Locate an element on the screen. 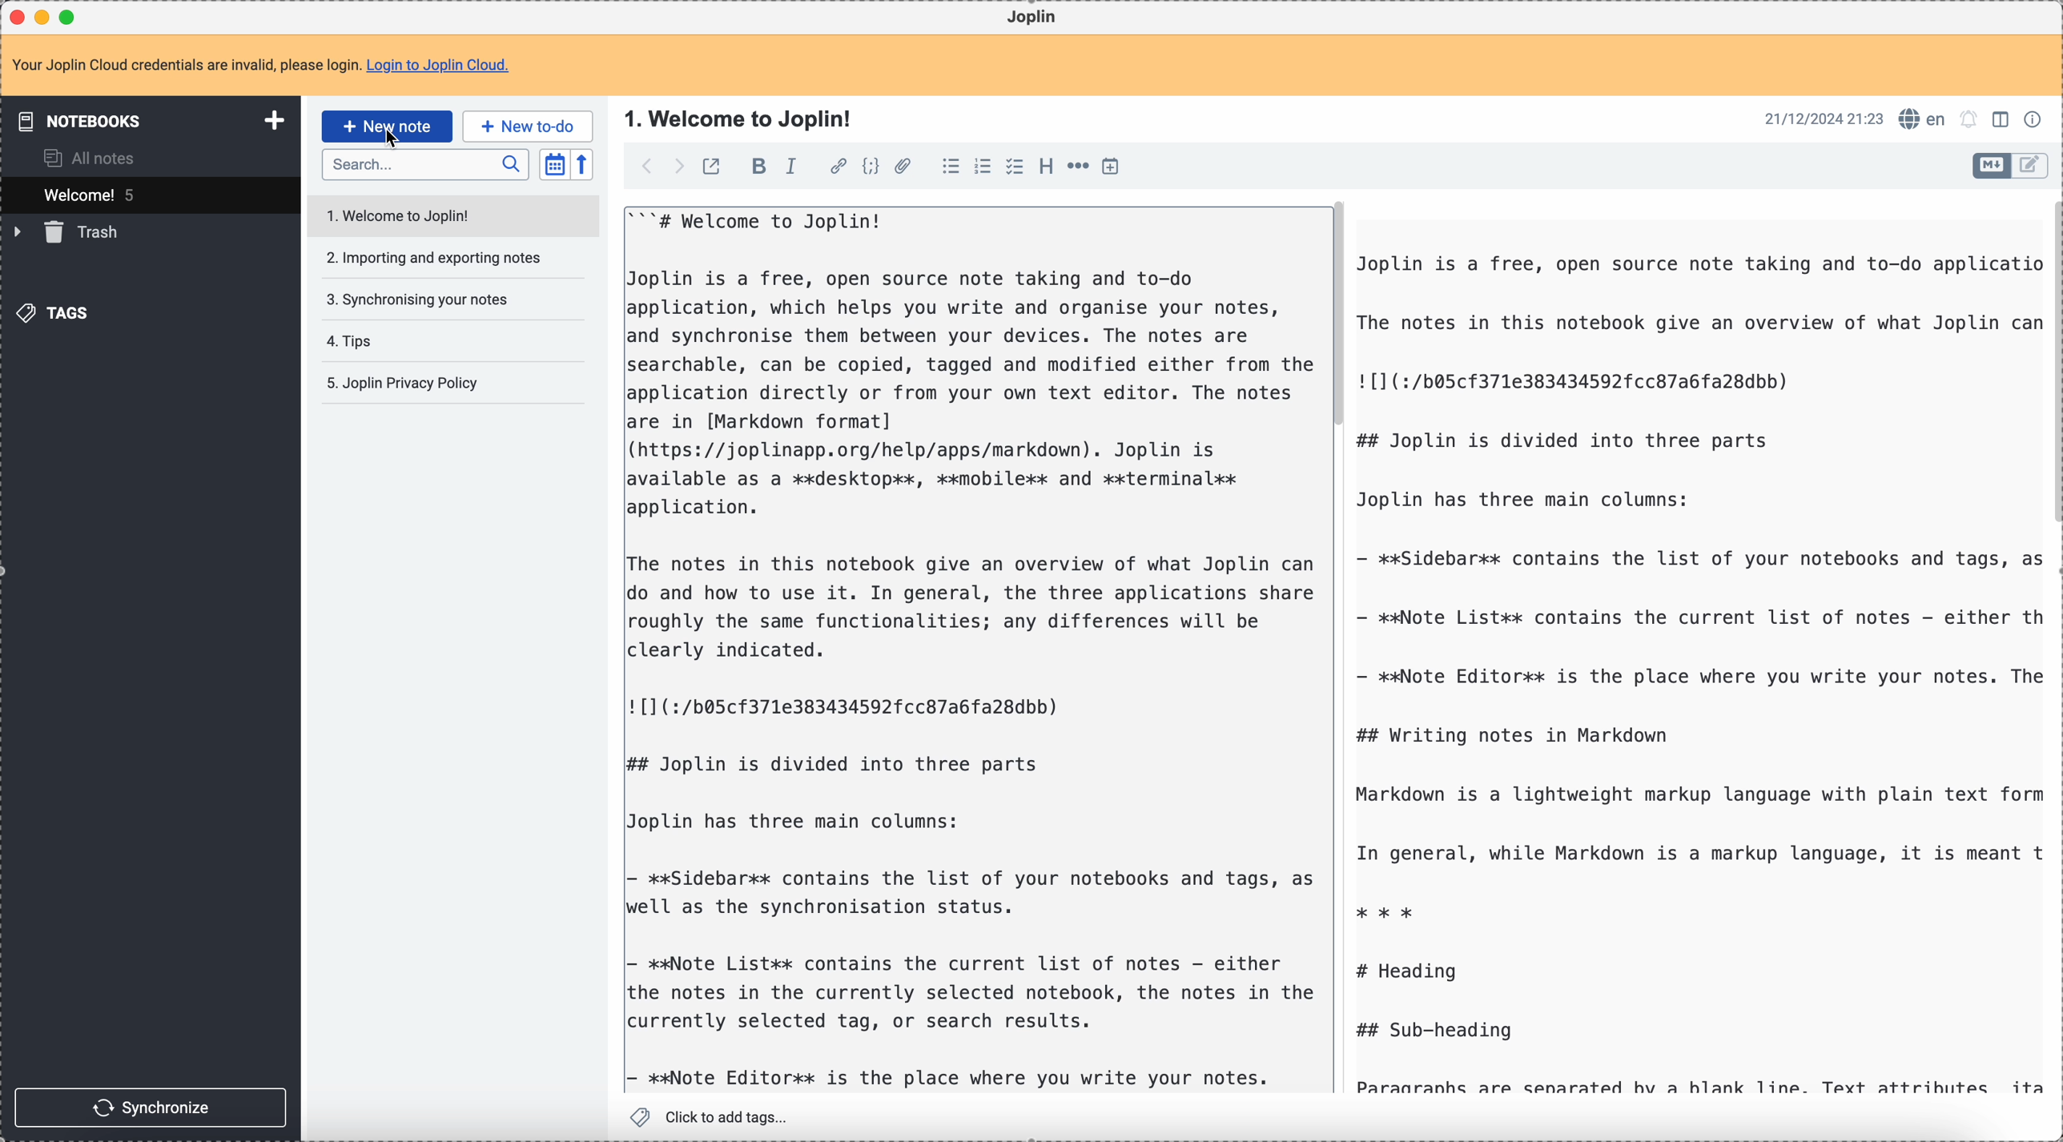  note properties is located at coordinates (2036, 118).